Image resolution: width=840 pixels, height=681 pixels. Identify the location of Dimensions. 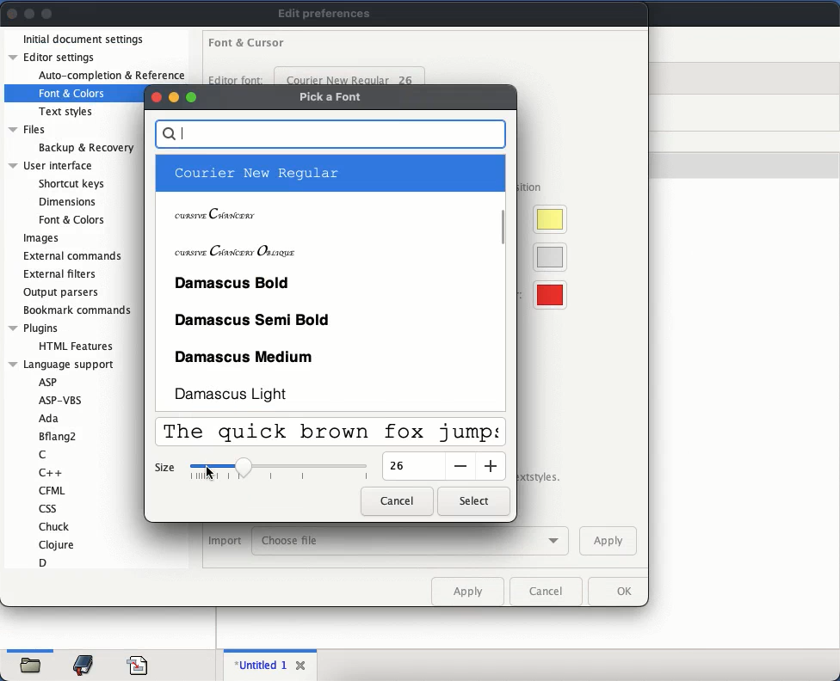
(68, 202).